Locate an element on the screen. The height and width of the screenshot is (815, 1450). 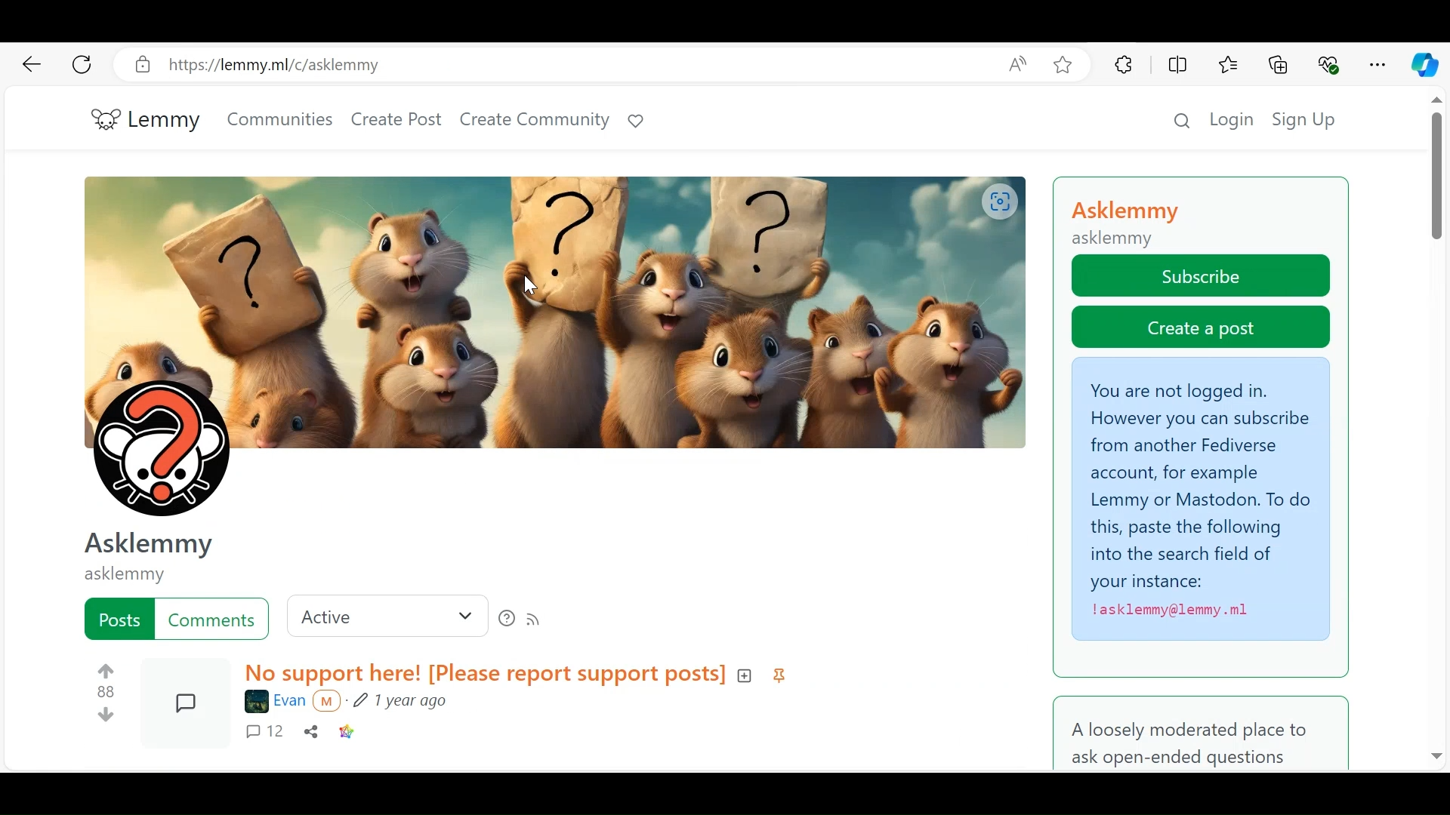
Add this page to favorites is located at coordinates (1063, 65).